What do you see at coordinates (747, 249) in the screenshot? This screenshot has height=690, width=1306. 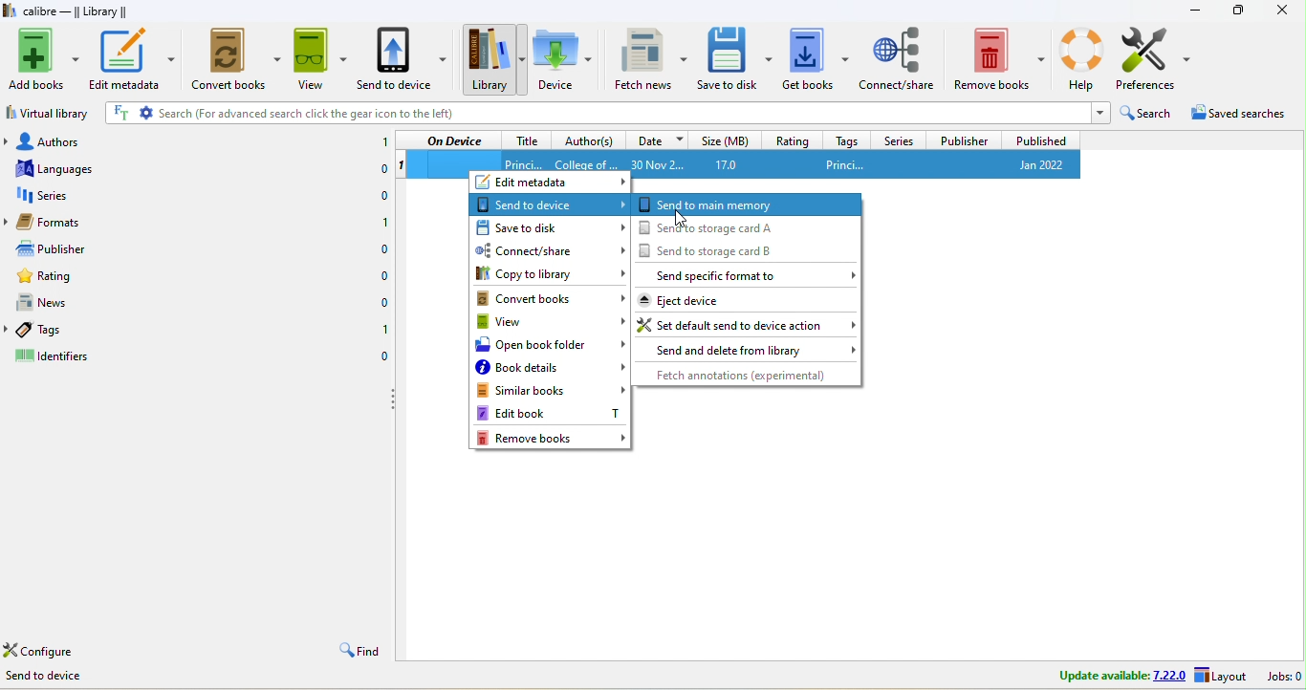 I see `send to storage card b` at bounding box center [747, 249].